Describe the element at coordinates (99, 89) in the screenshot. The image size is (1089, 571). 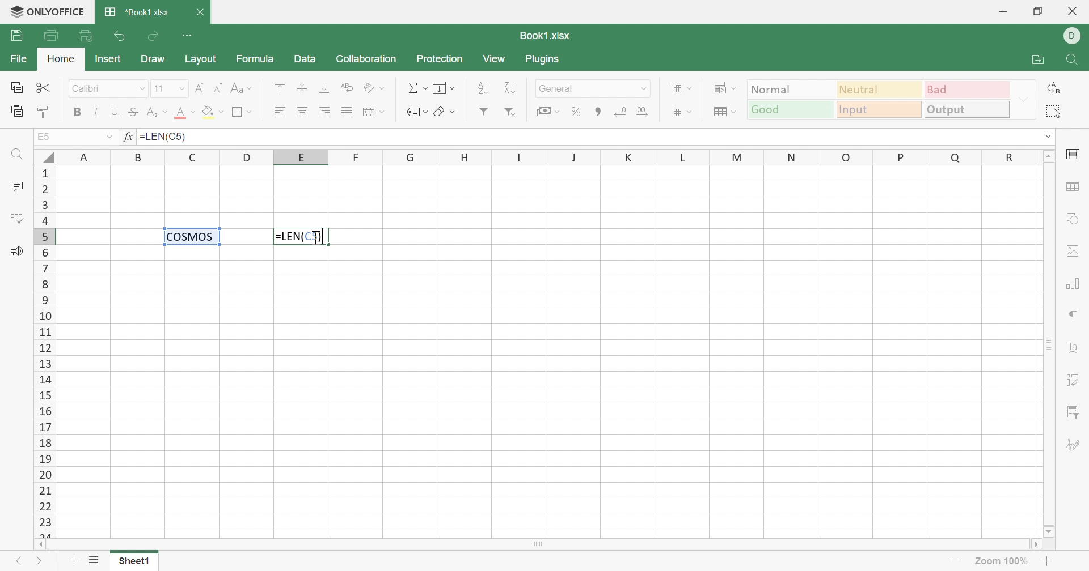
I see `Font` at that location.